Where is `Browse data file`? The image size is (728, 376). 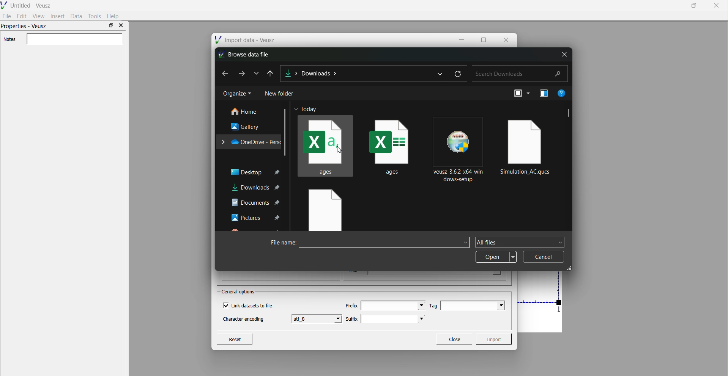 Browse data file is located at coordinates (246, 54).